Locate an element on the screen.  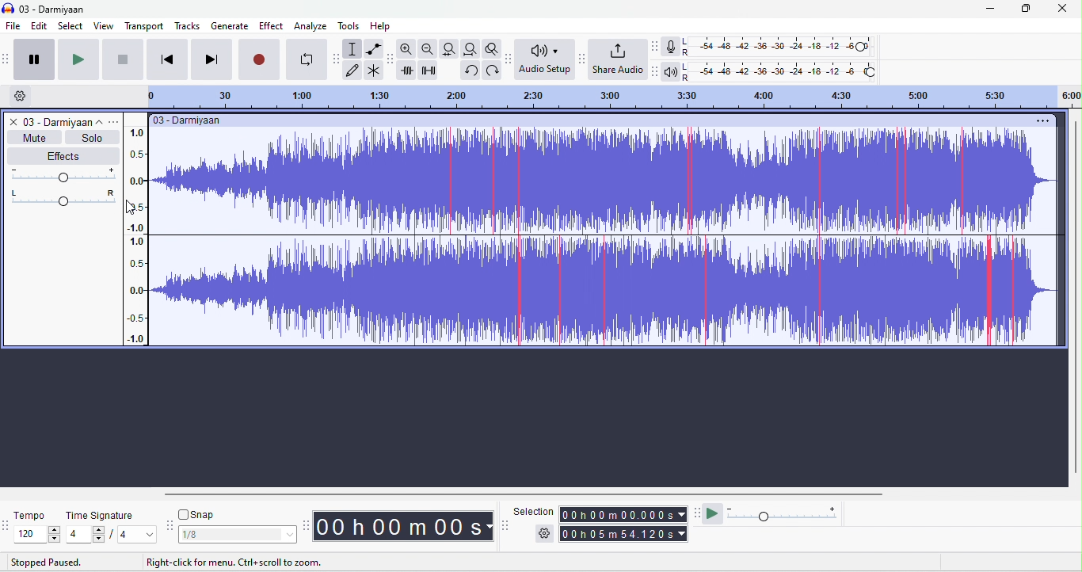
record meter is located at coordinates (671, 47).